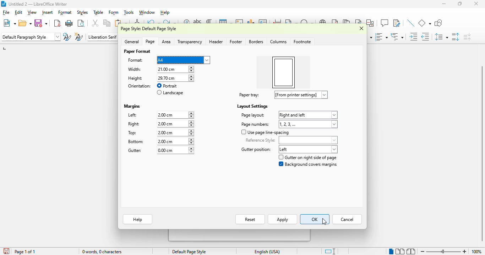 The width and height of the screenshot is (485, 255). I want to click on portrait, so click(167, 86).